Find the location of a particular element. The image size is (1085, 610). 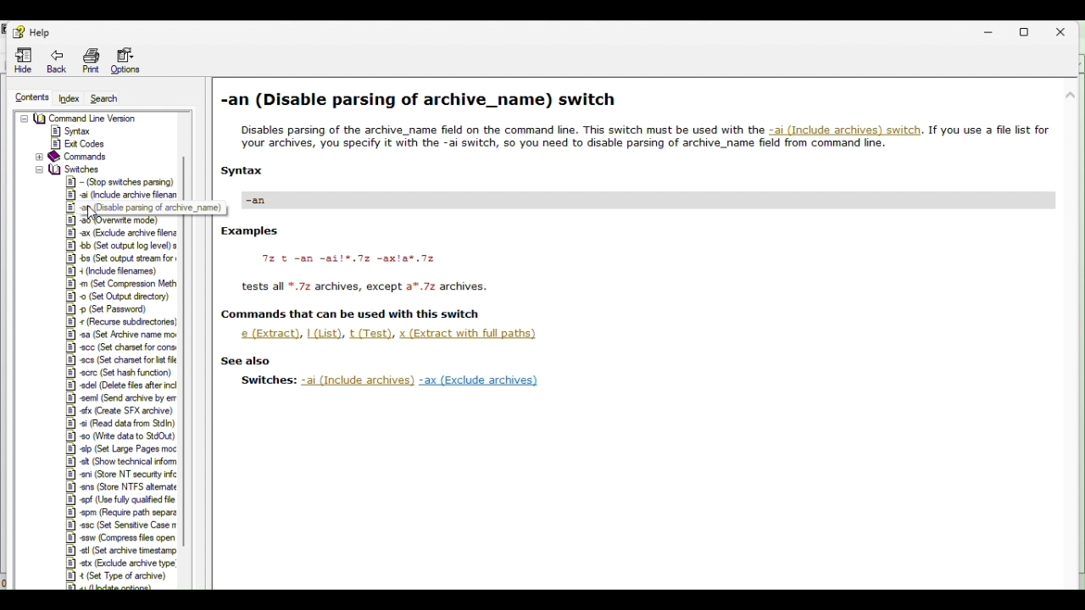

|#] secre (Set hash function) is located at coordinates (120, 373).